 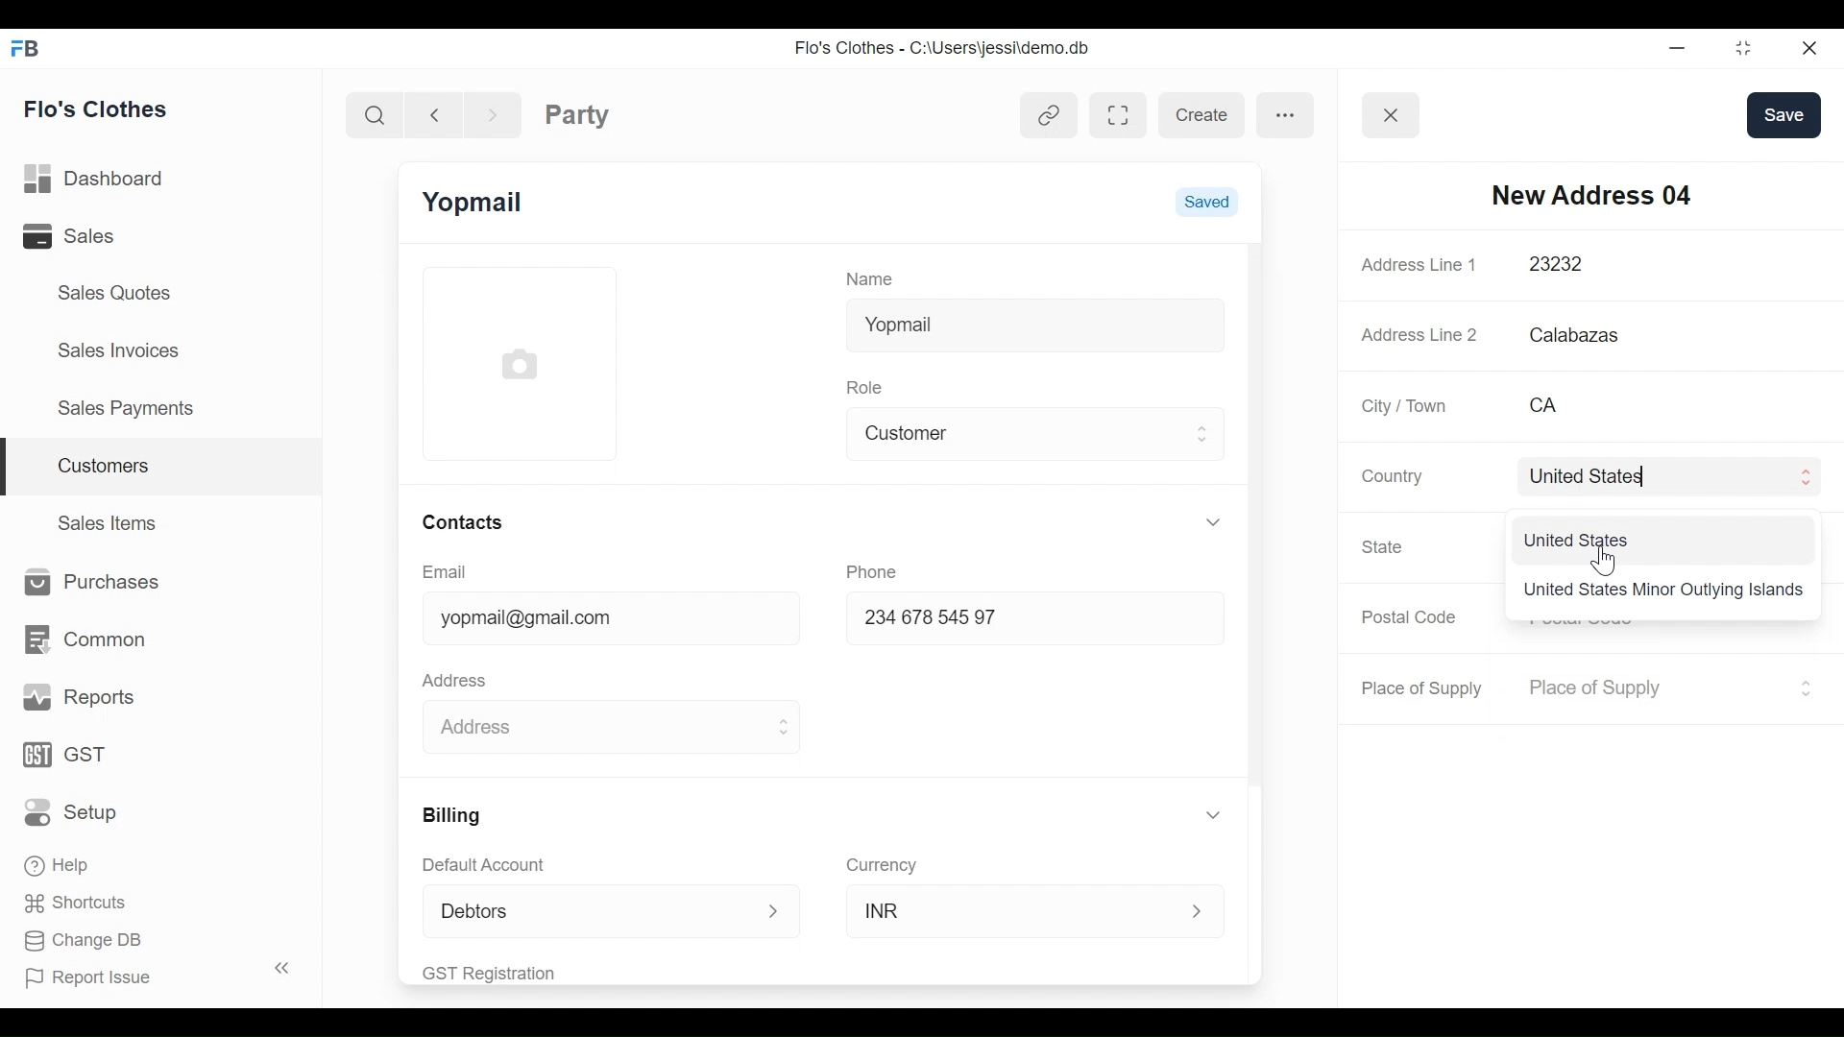 I want to click on Email, so click(x=446, y=572).